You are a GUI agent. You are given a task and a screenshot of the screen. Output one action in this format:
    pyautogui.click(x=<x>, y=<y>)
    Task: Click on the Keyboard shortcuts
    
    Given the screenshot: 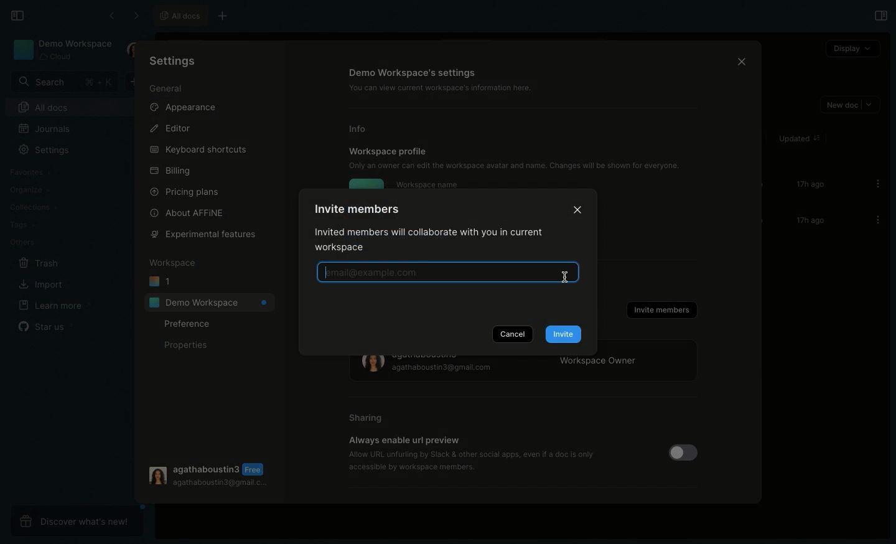 What is the action you would take?
    pyautogui.click(x=198, y=148)
    